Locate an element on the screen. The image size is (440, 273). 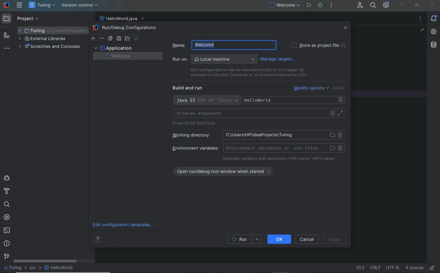
AI Assistant is located at coordinates (434, 33).